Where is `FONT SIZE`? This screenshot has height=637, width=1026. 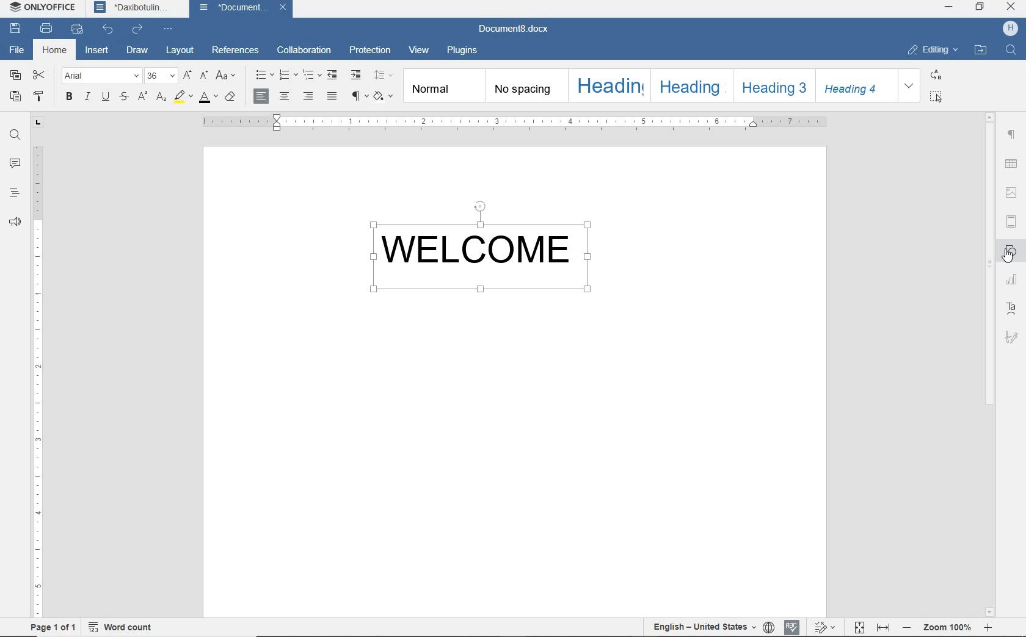
FONT SIZE is located at coordinates (160, 76).